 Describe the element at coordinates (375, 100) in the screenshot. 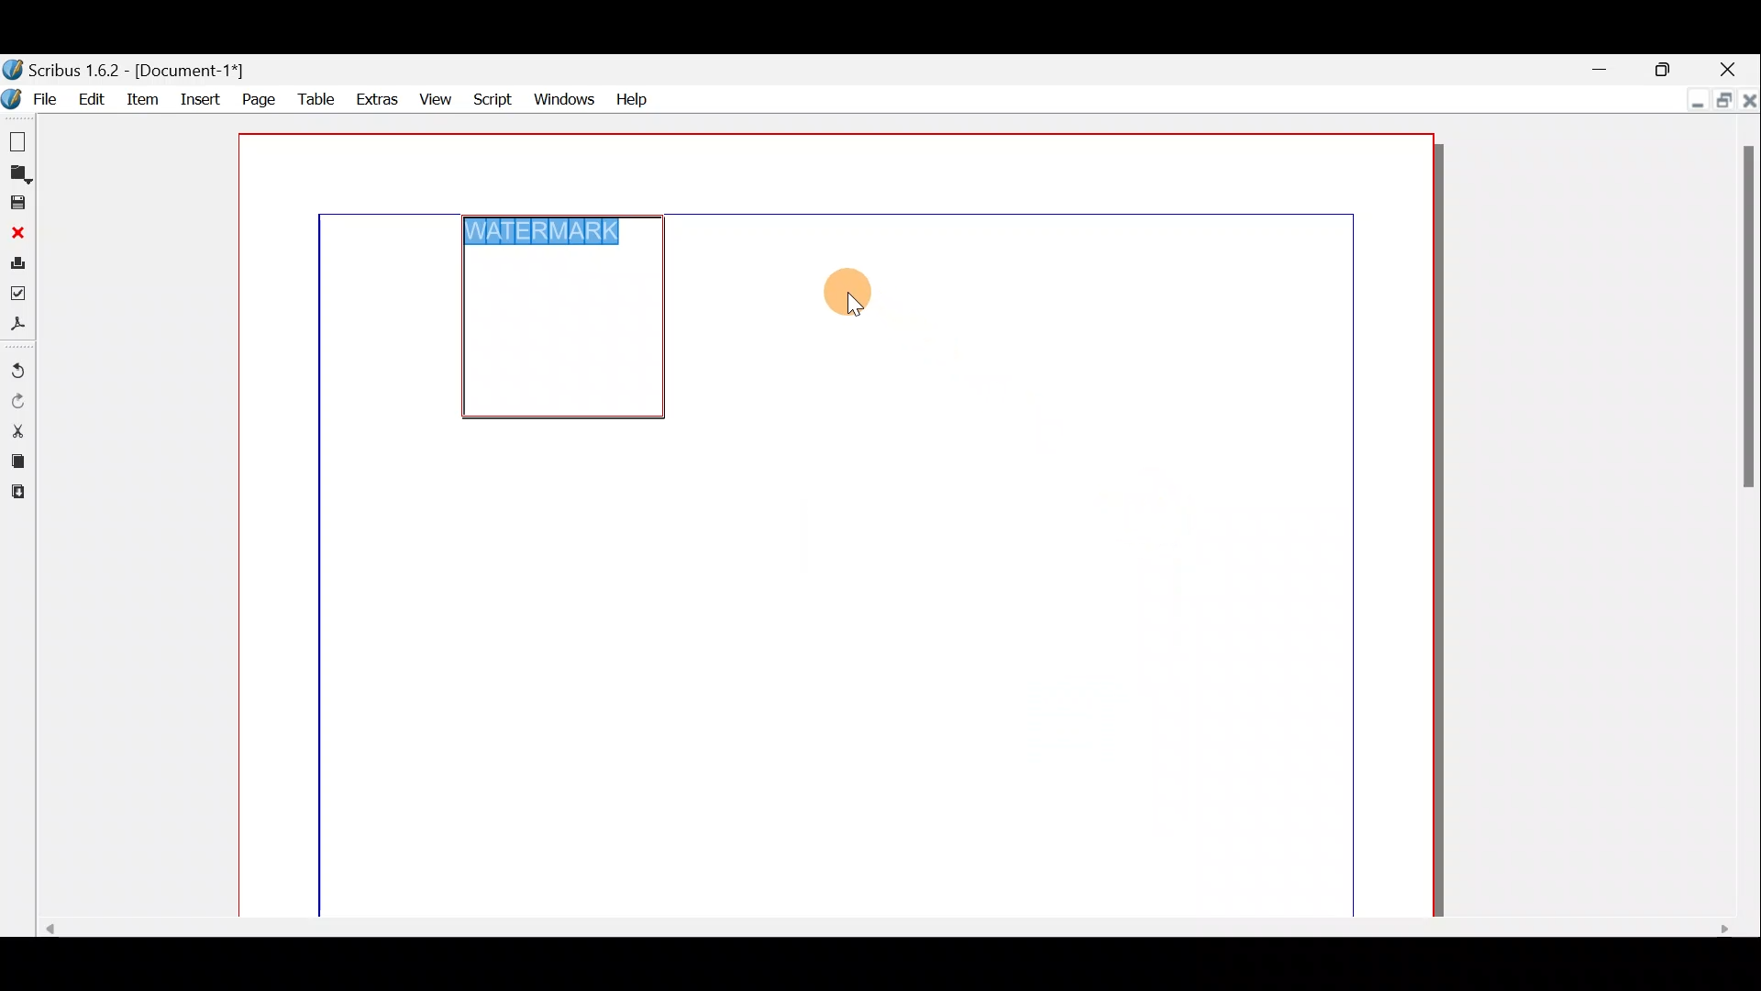

I see `Extras` at that location.